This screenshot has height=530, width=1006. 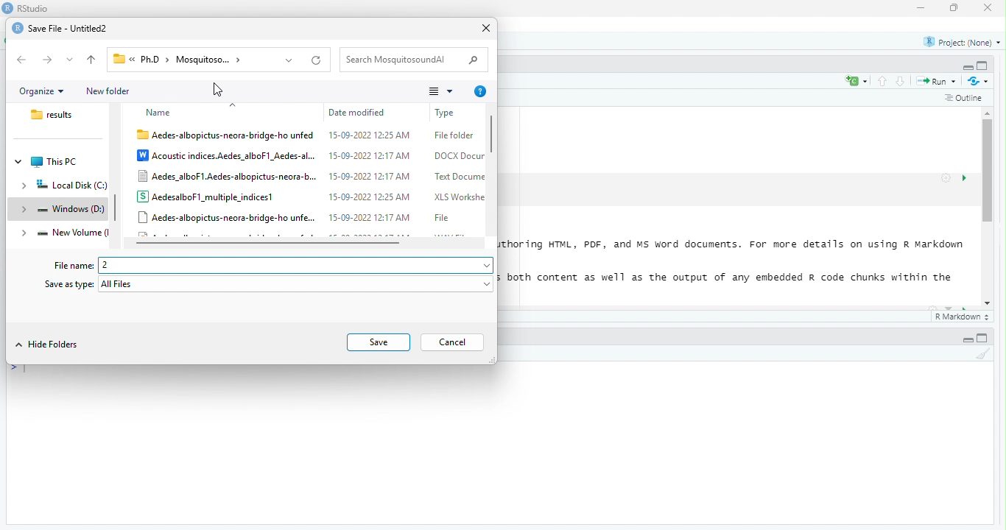 What do you see at coordinates (70, 209) in the screenshot?
I see `Windows (D:)` at bounding box center [70, 209].